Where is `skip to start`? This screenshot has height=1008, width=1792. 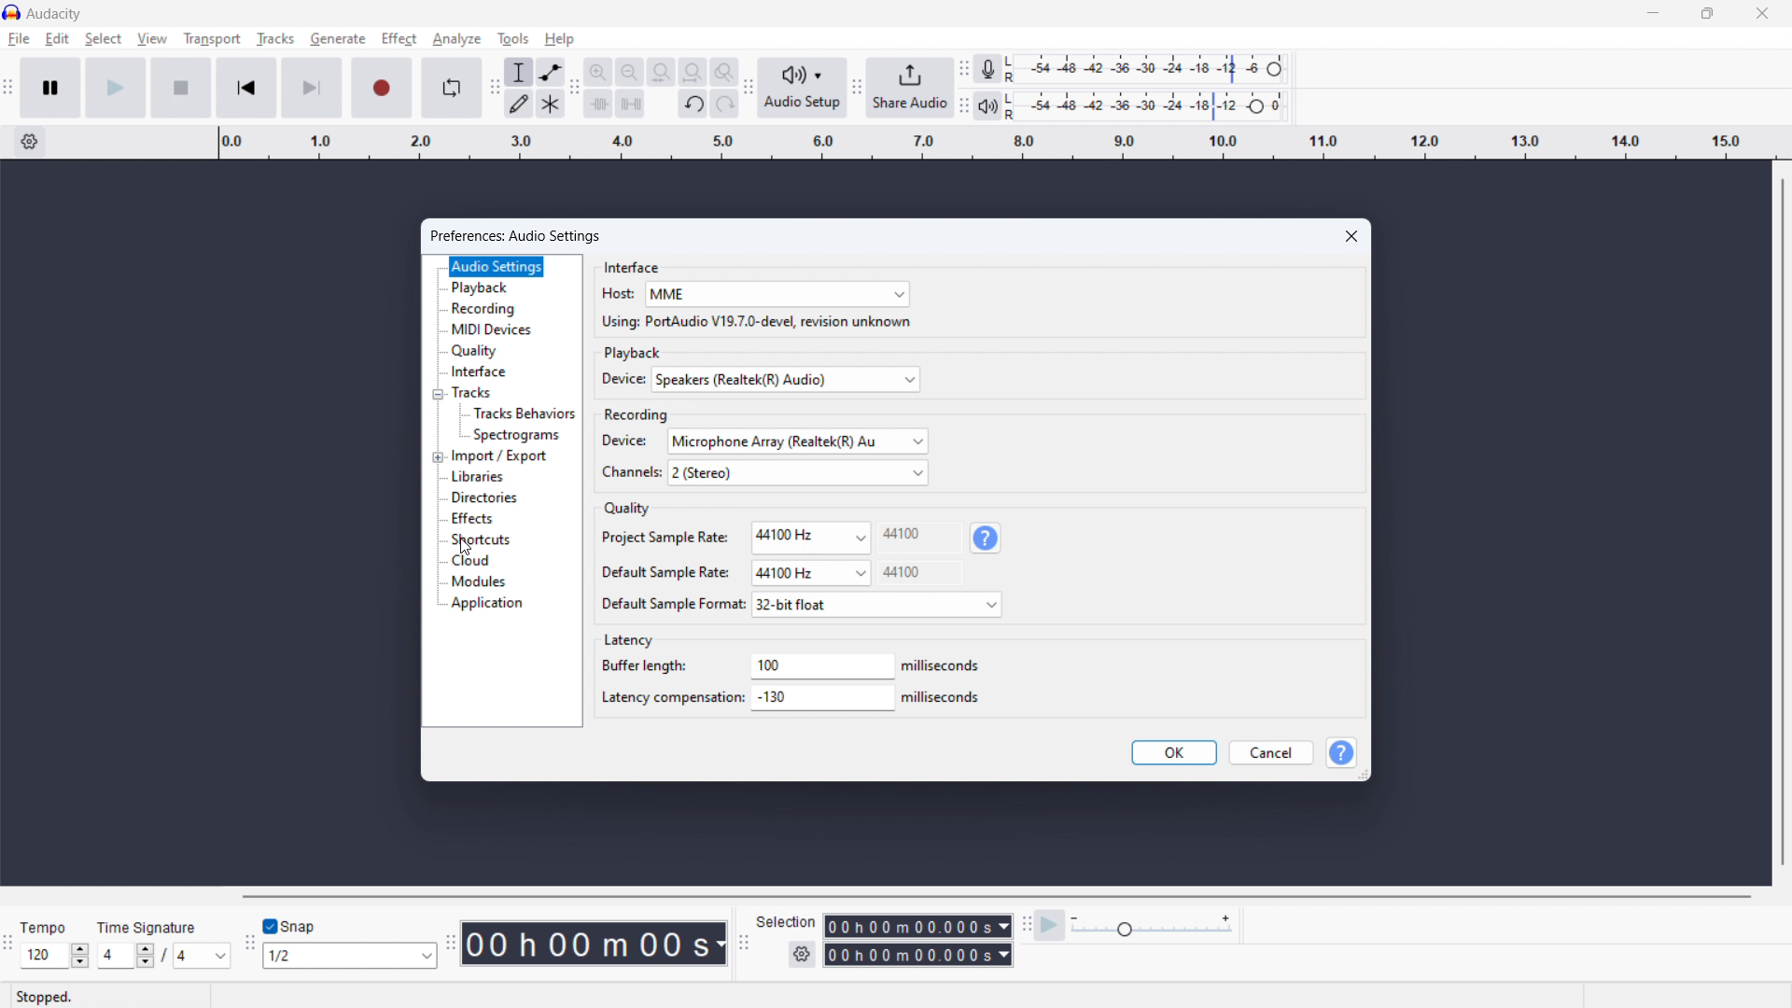 skip to start is located at coordinates (245, 88).